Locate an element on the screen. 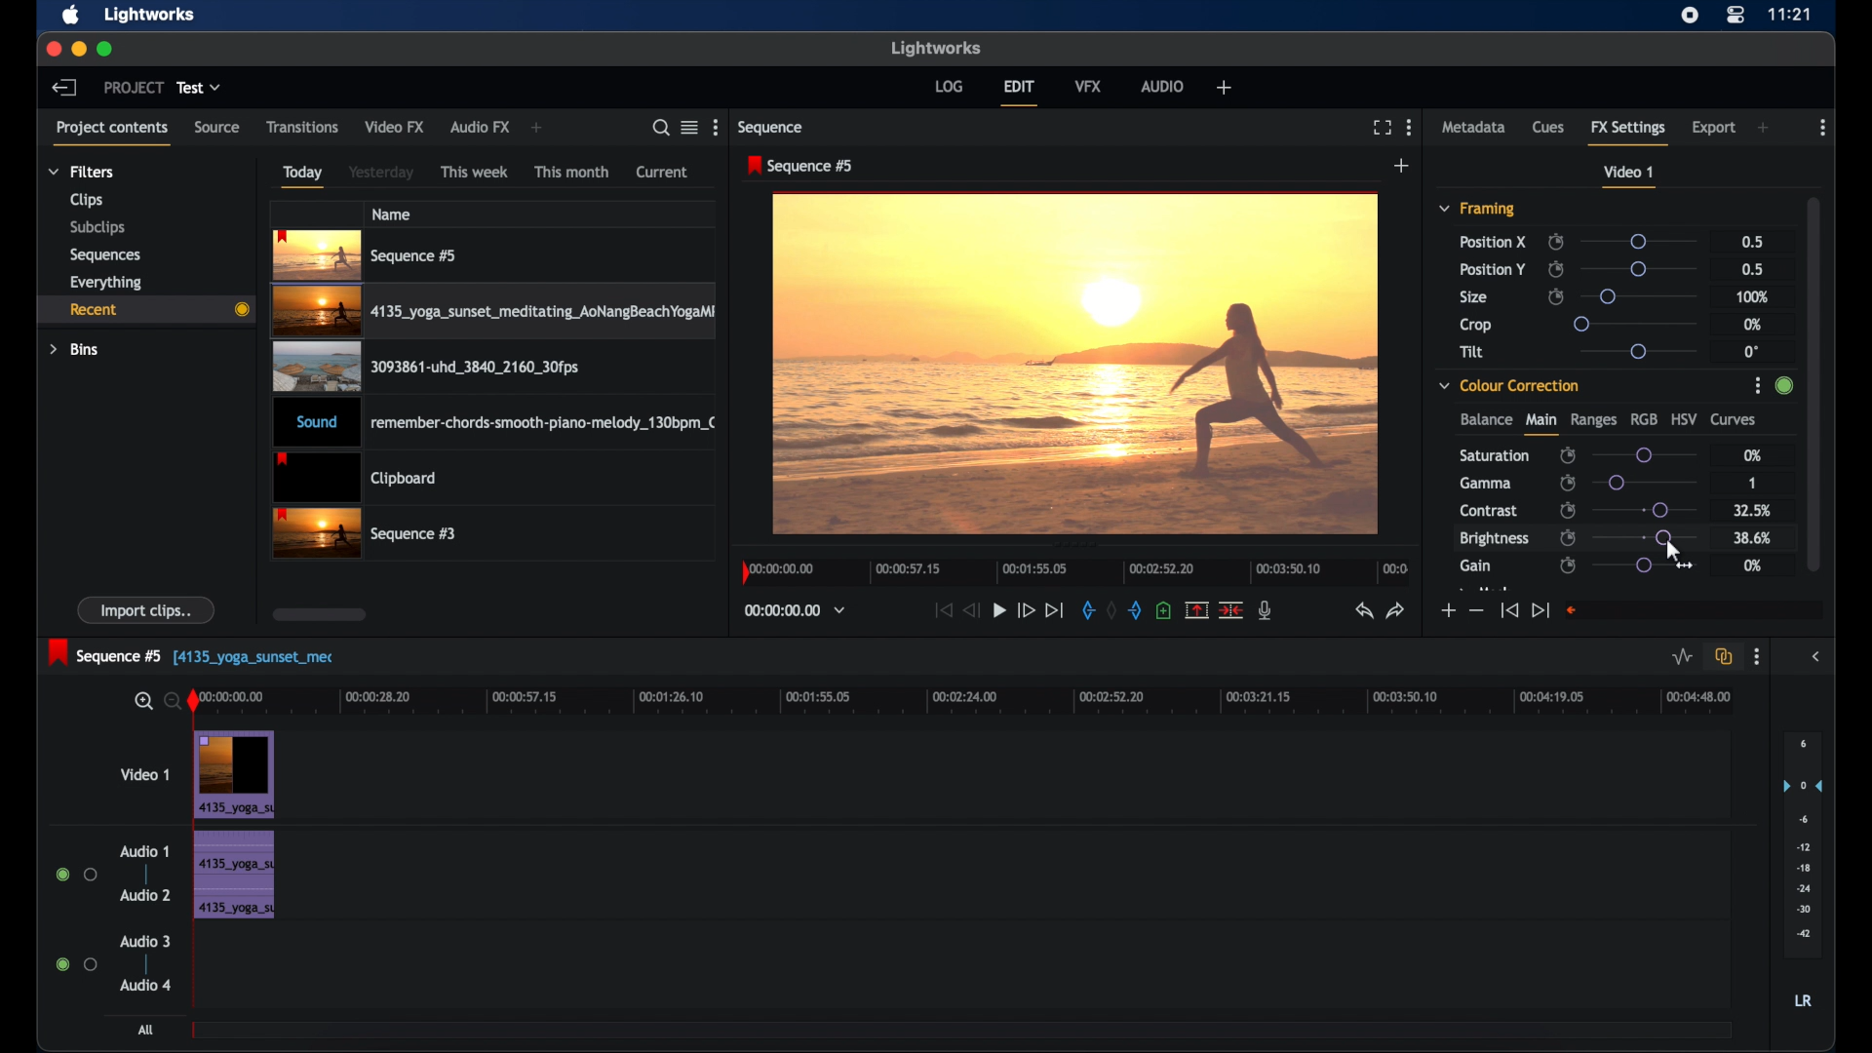 The image size is (1872, 1053). audio clip is located at coordinates (497, 424).